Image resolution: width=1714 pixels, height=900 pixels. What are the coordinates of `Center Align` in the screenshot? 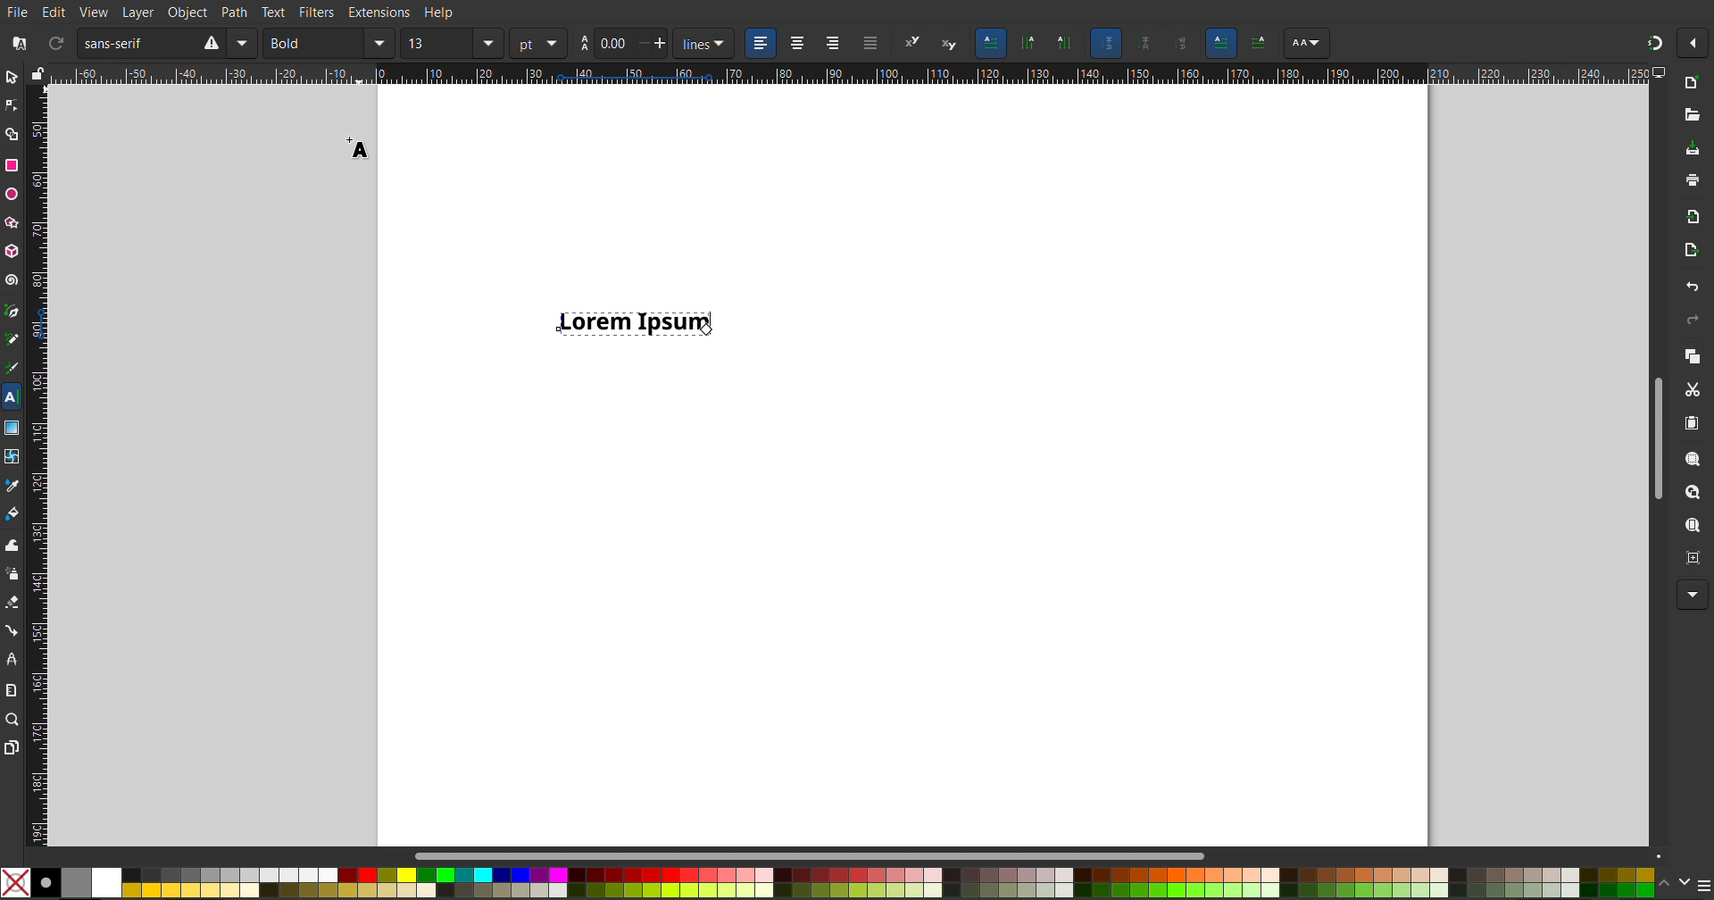 It's located at (796, 44).